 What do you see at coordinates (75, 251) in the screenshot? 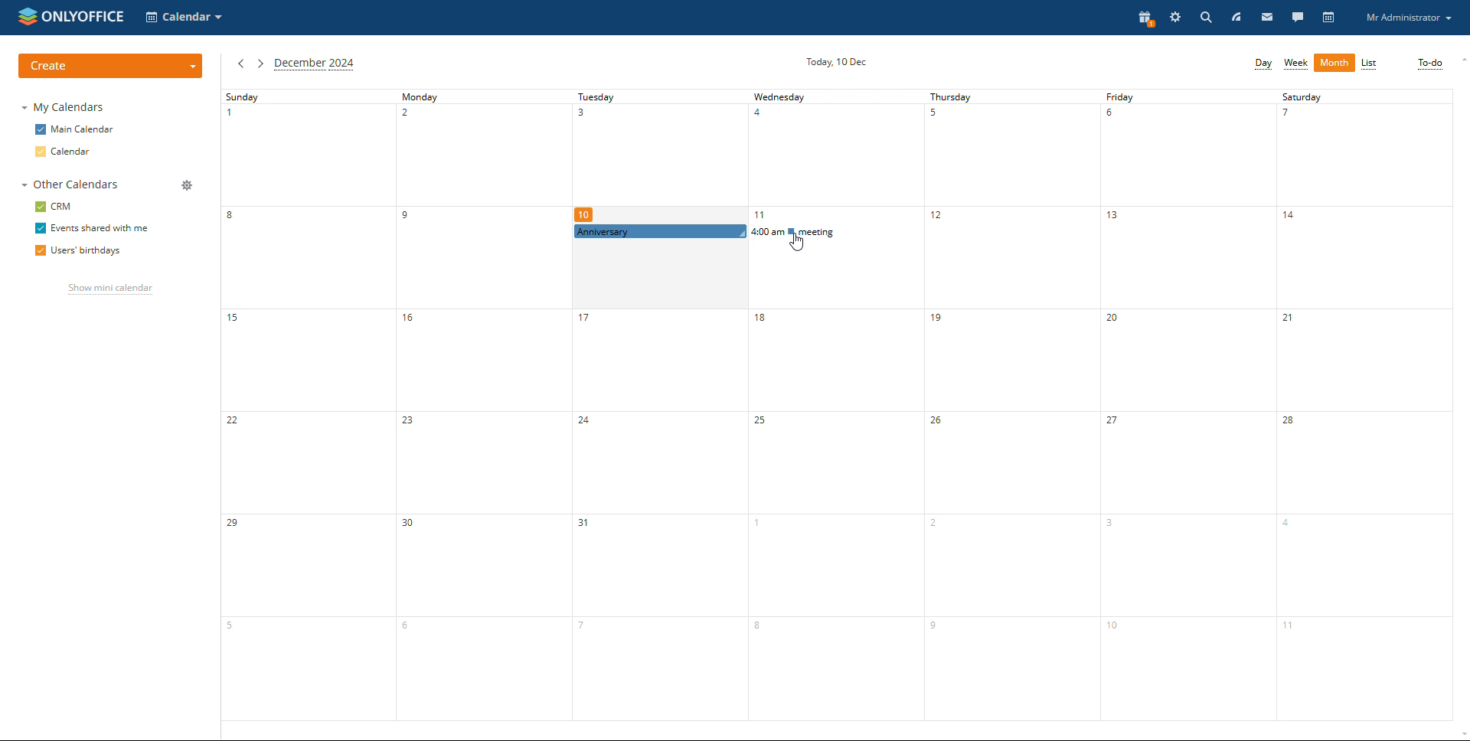
I see `users' birthdays` at bounding box center [75, 251].